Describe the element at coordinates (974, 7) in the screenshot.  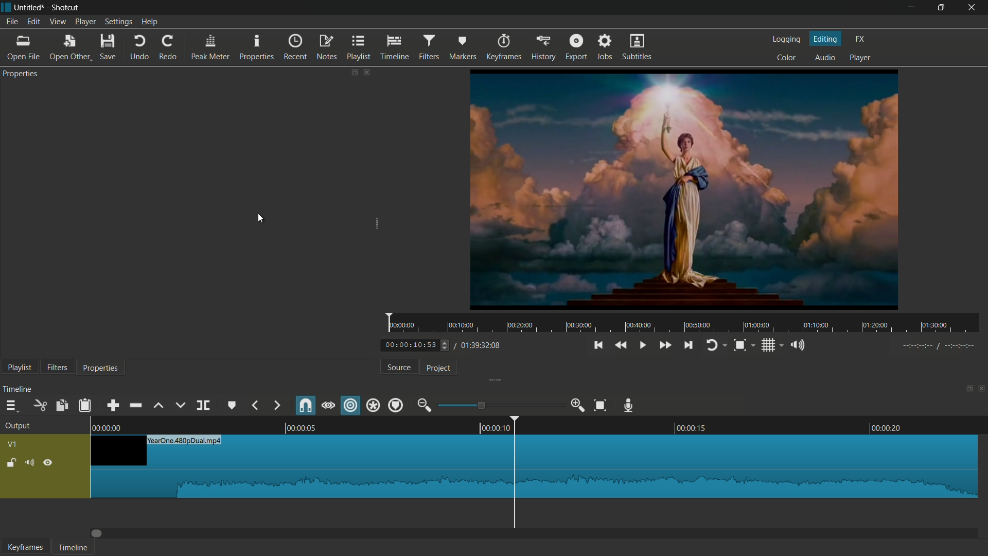
I see `close app` at that location.